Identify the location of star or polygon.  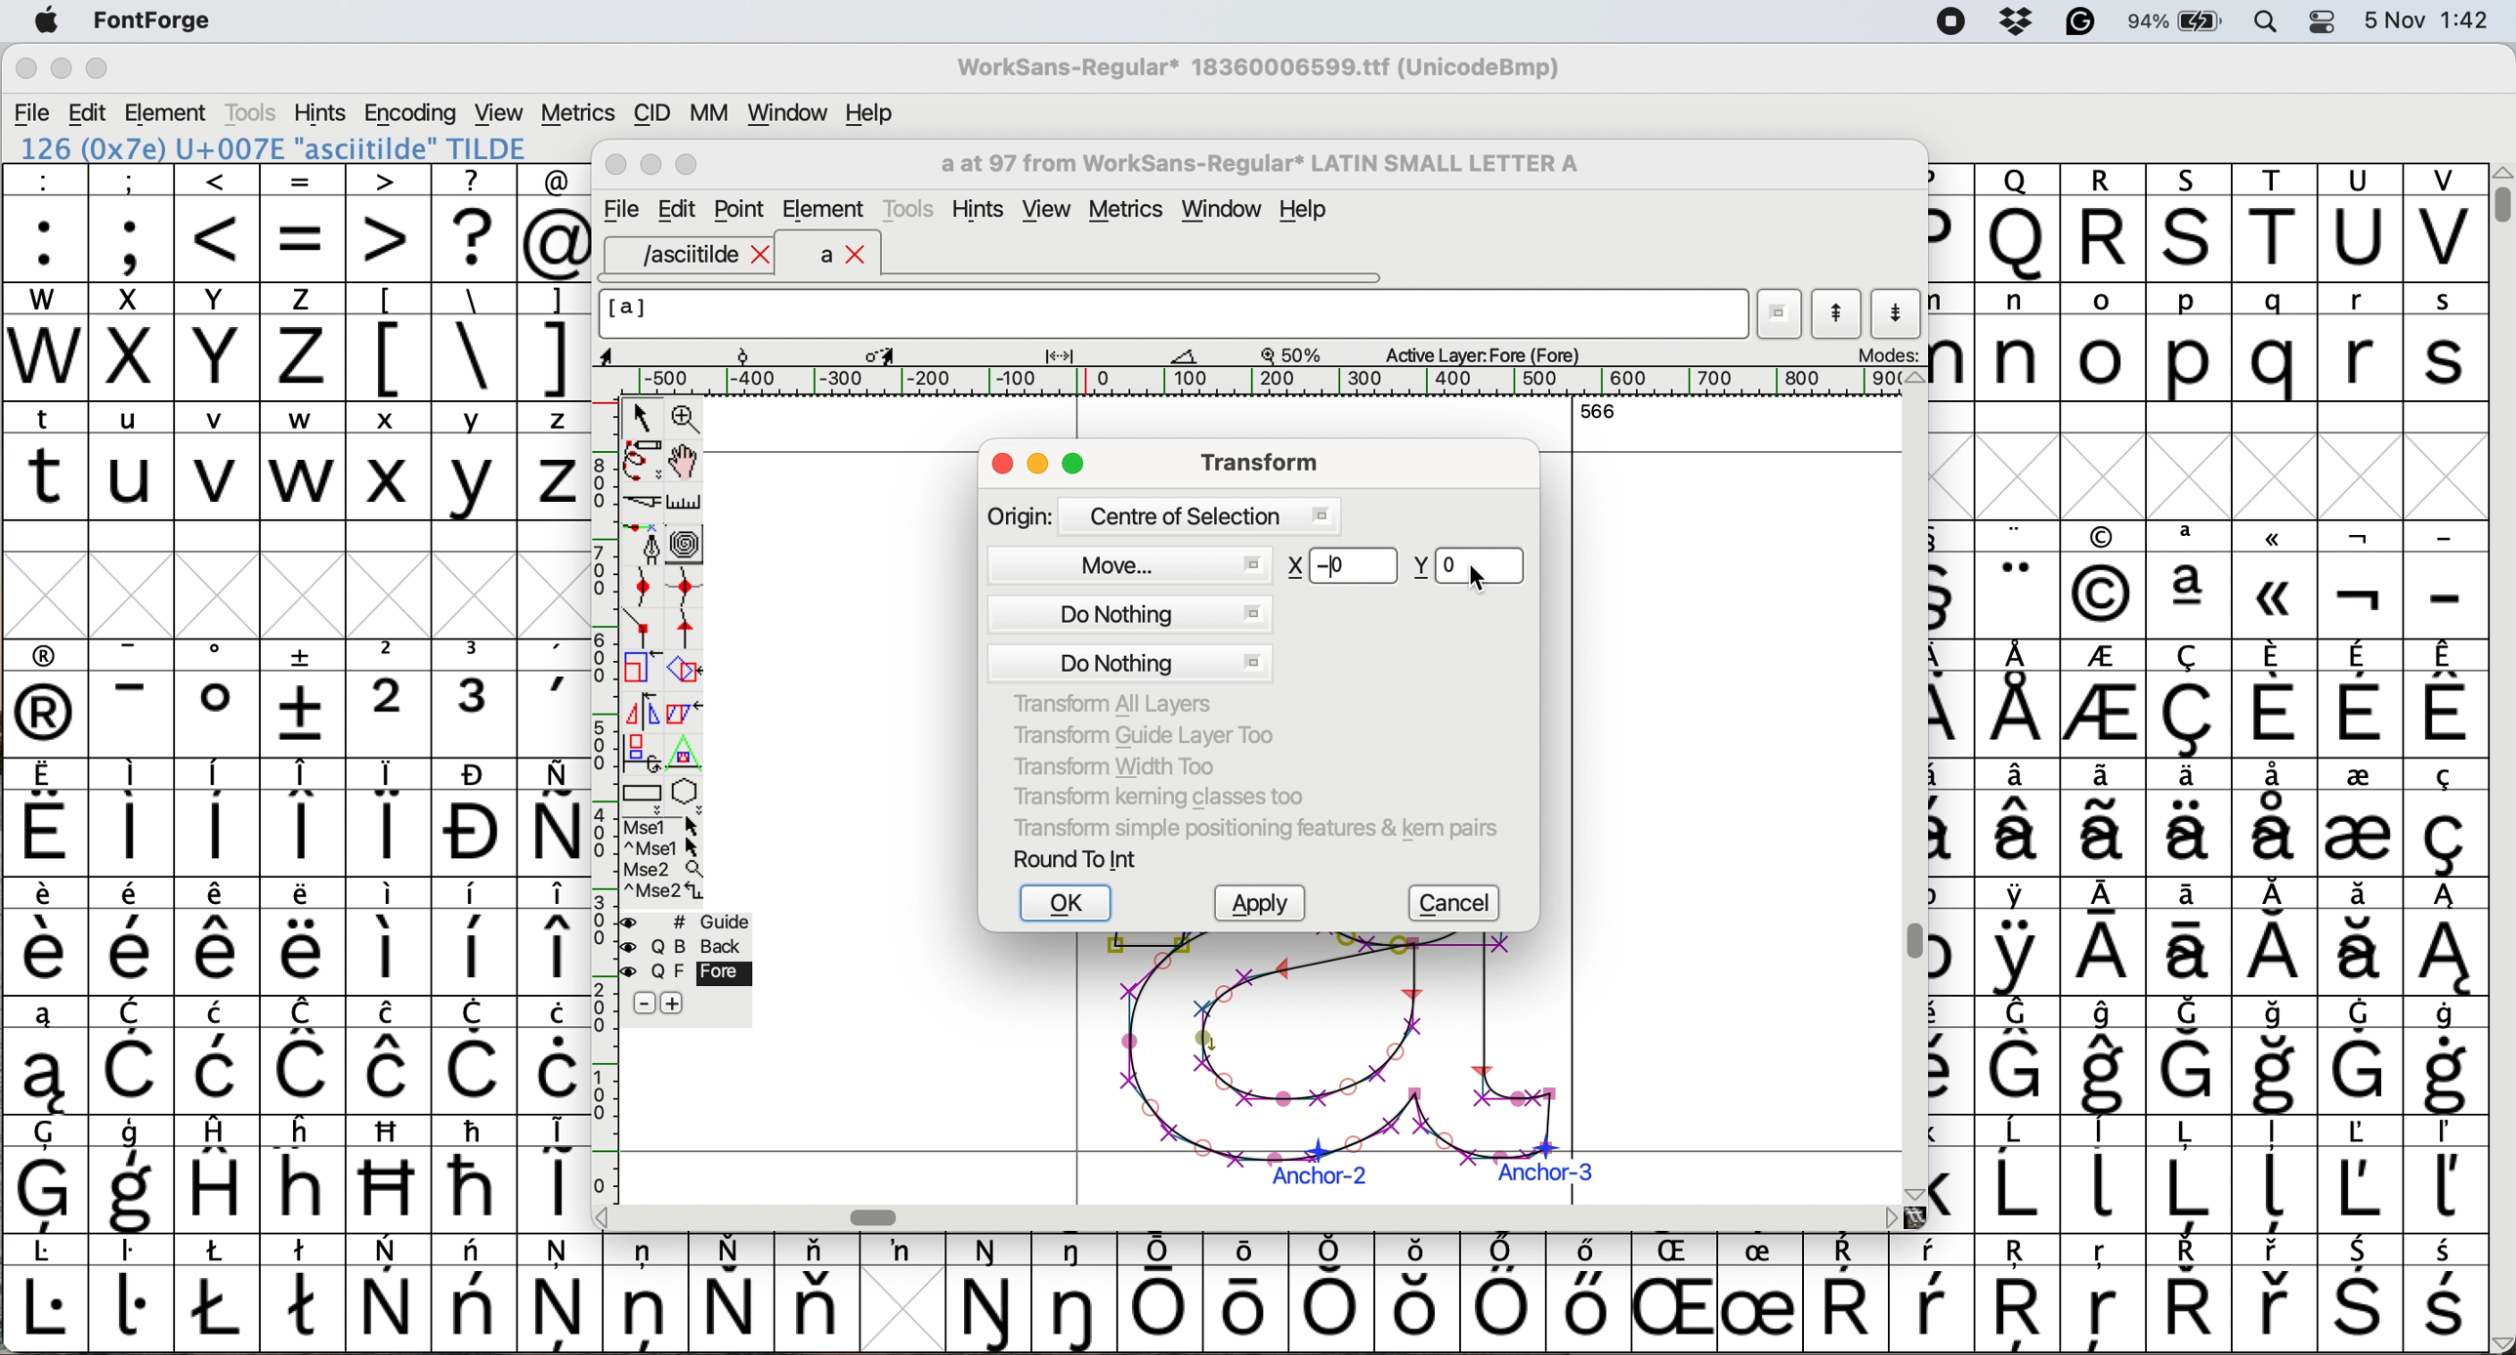
(687, 792).